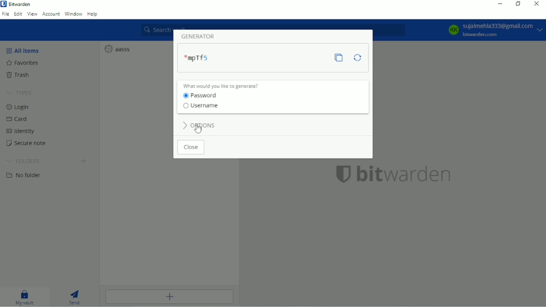  What do you see at coordinates (20, 118) in the screenshot?
I see `Card` at bounding box center [20, 118].